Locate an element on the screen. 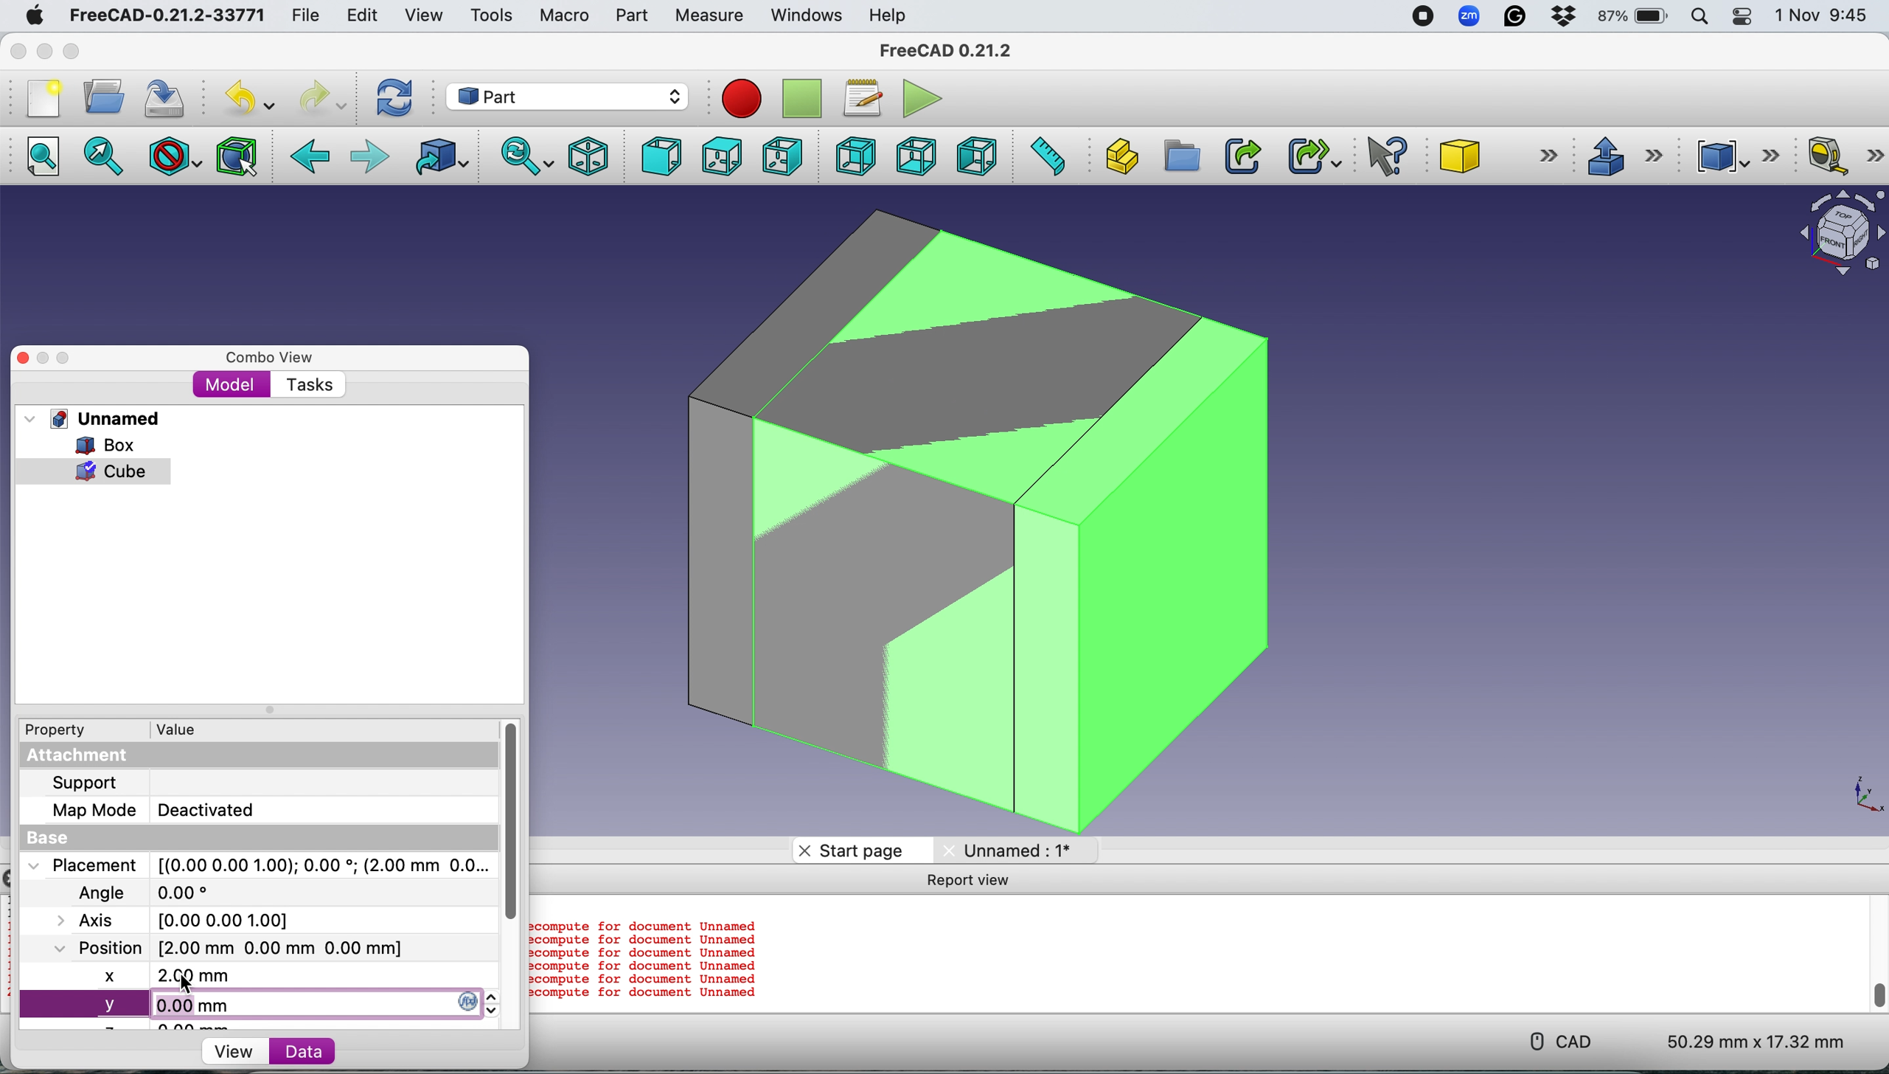 Image resolution: width=1889 pixels, height=1074 pixels. Undo is located at coordinates (253, 98).